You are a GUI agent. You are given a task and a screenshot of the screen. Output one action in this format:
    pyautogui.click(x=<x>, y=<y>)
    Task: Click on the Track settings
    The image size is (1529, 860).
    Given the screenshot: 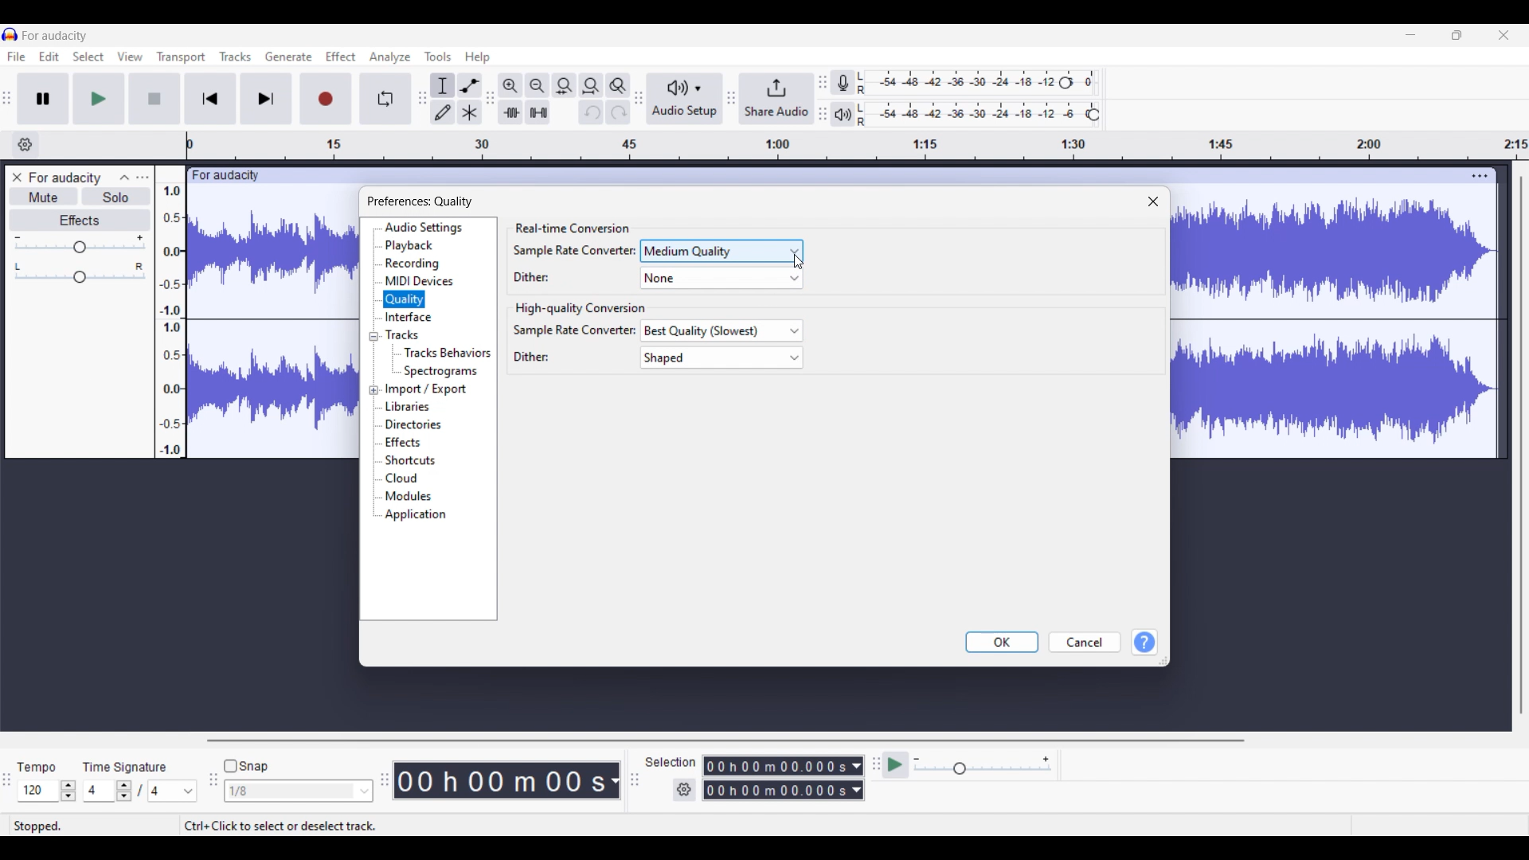 What is the action you would take?
    pyautogui.click(x=1480, y=176)
    